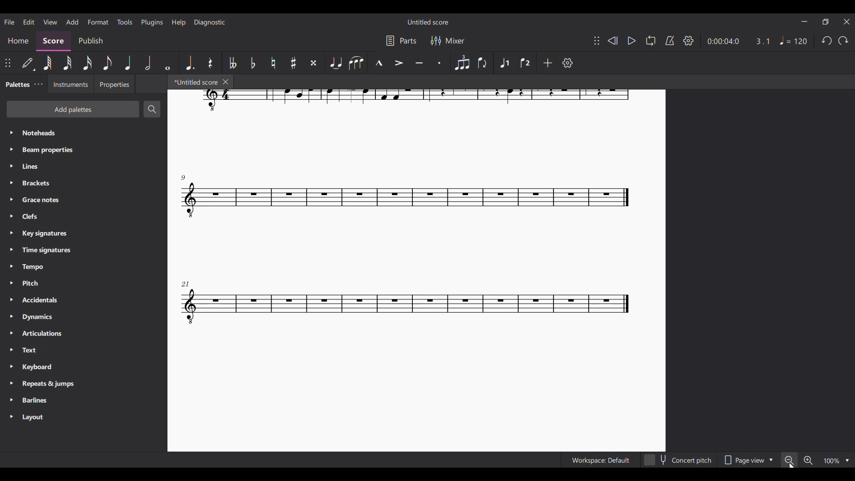  Describe the element at coordinates (194, 82) in the screenshot. I see `*Untitle score, current tab` at that location.